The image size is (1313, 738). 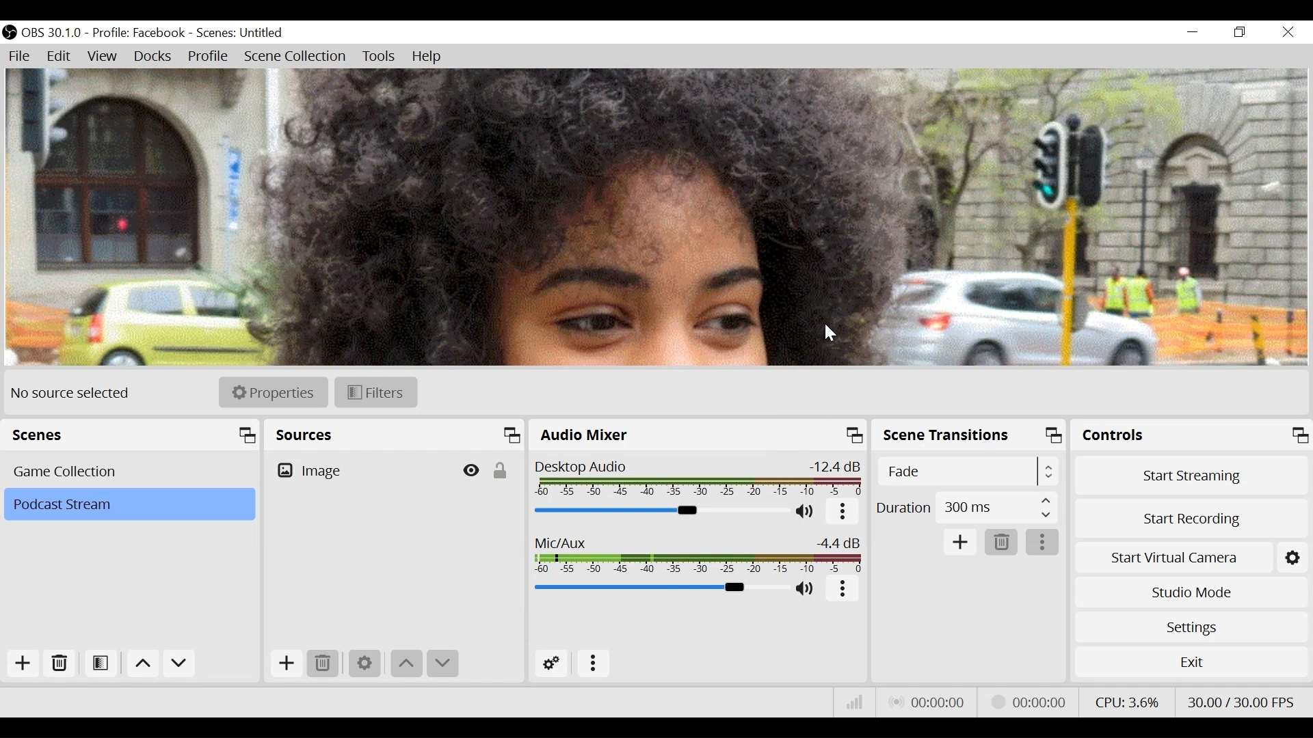 I want to click on Scene Collection, so click(x=297, y=57).